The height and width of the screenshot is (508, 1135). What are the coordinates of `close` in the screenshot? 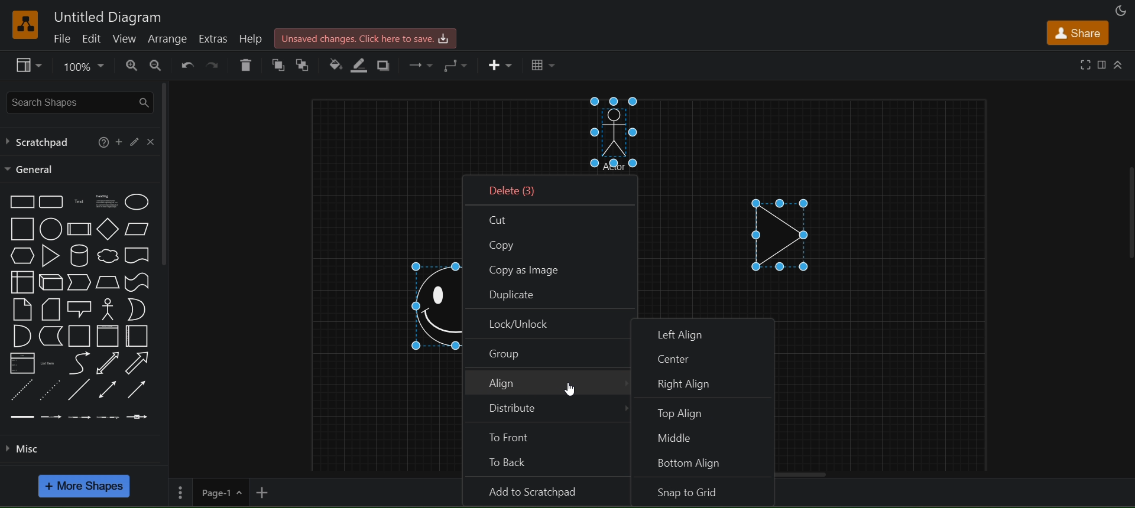 It's located at (151, 141).